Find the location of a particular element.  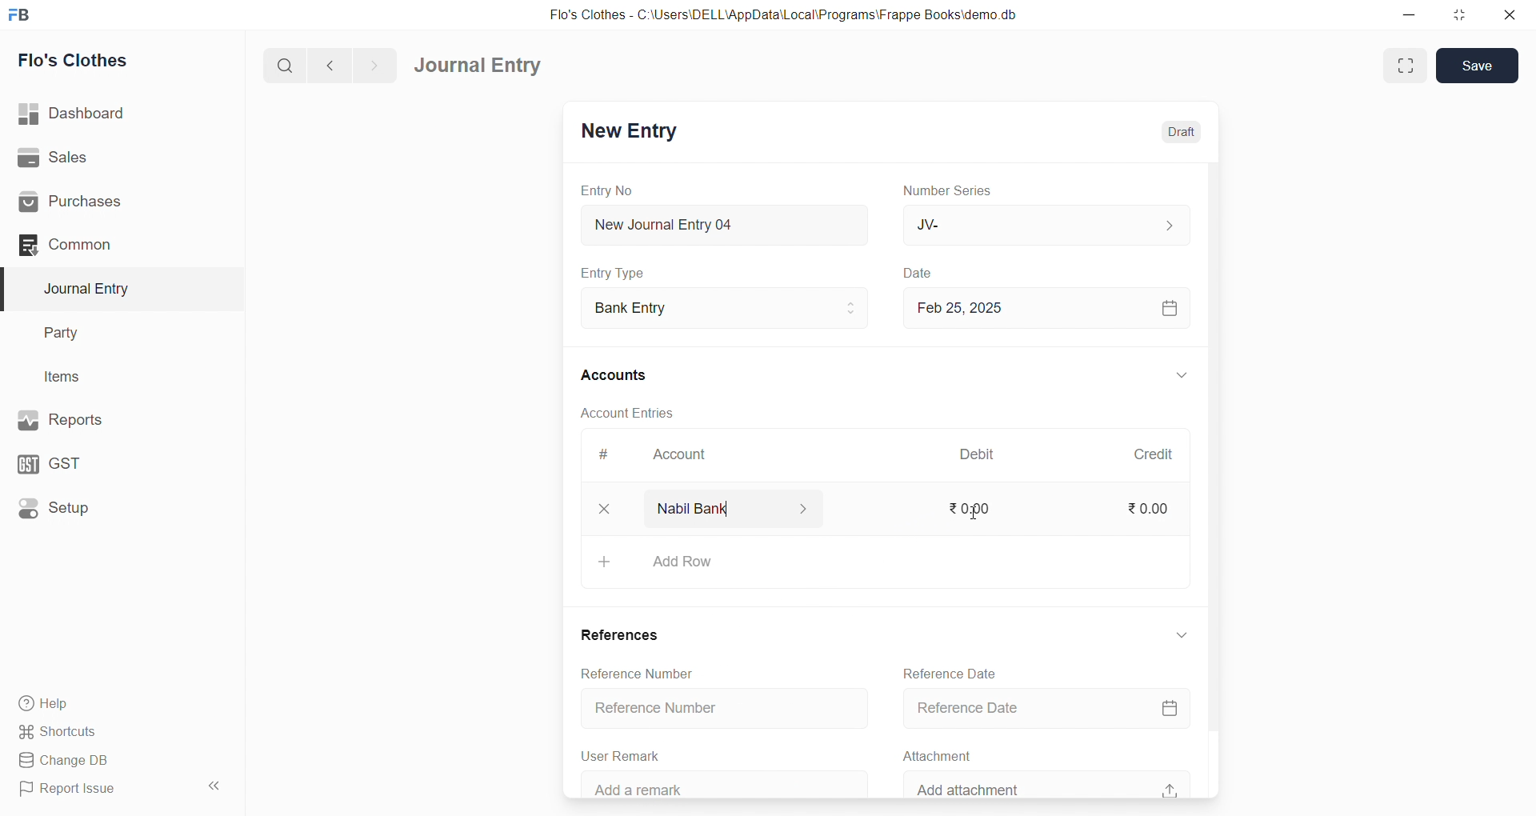

Accounts is located at coordinates (624, 374).